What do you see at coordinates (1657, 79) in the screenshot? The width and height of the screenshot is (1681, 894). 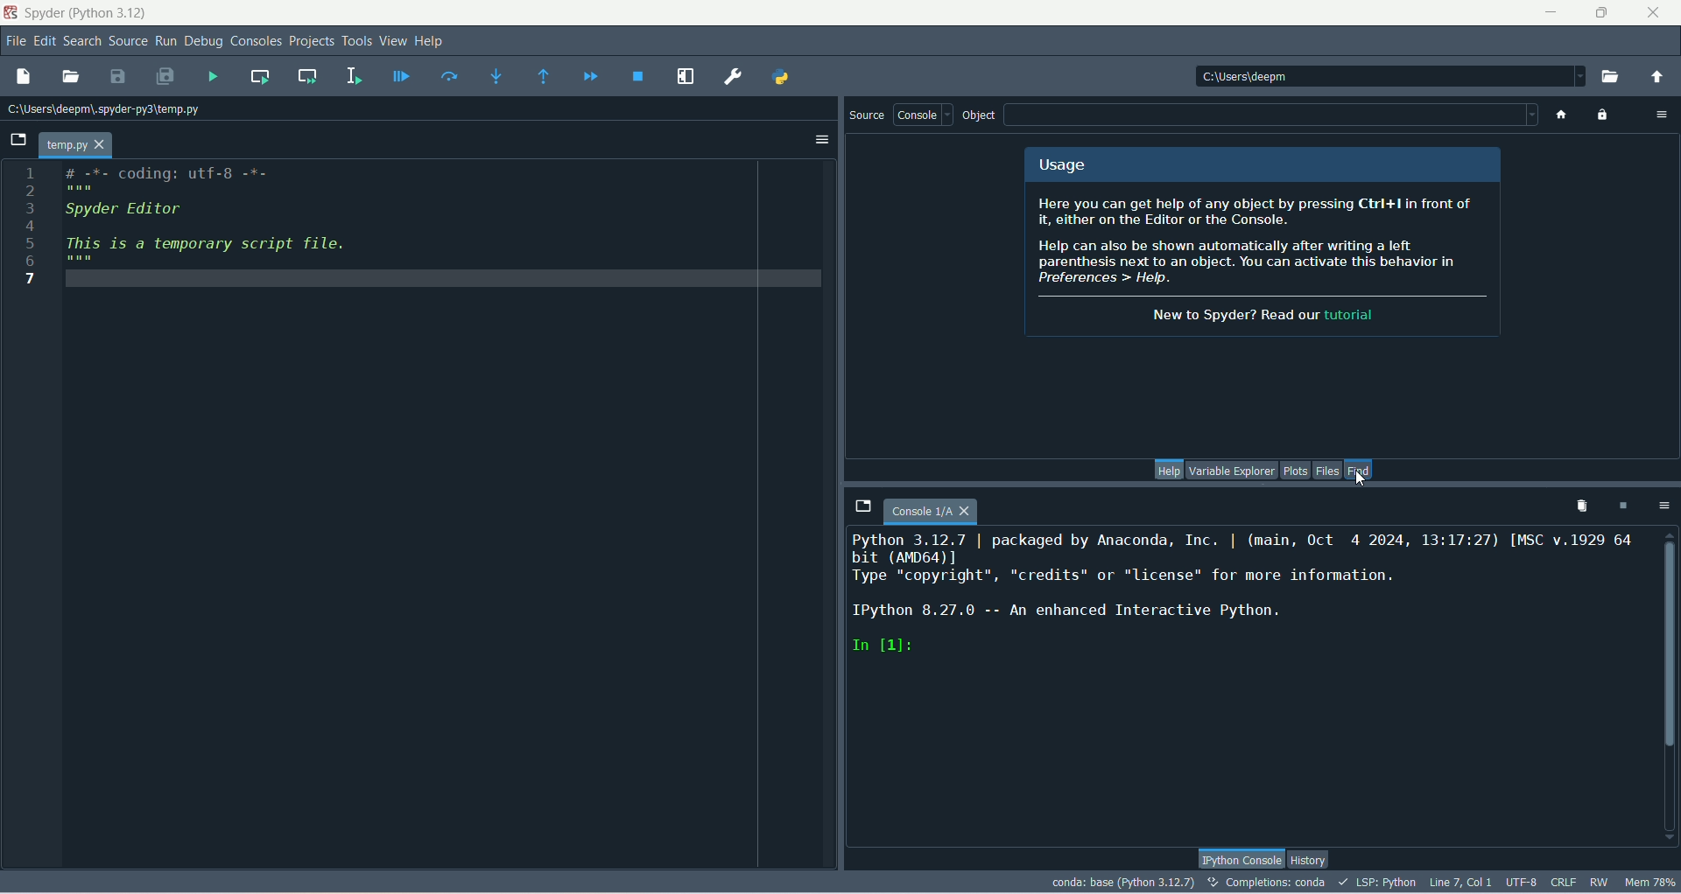 I see `change to parent directory` at bounding box center [1657, 79].